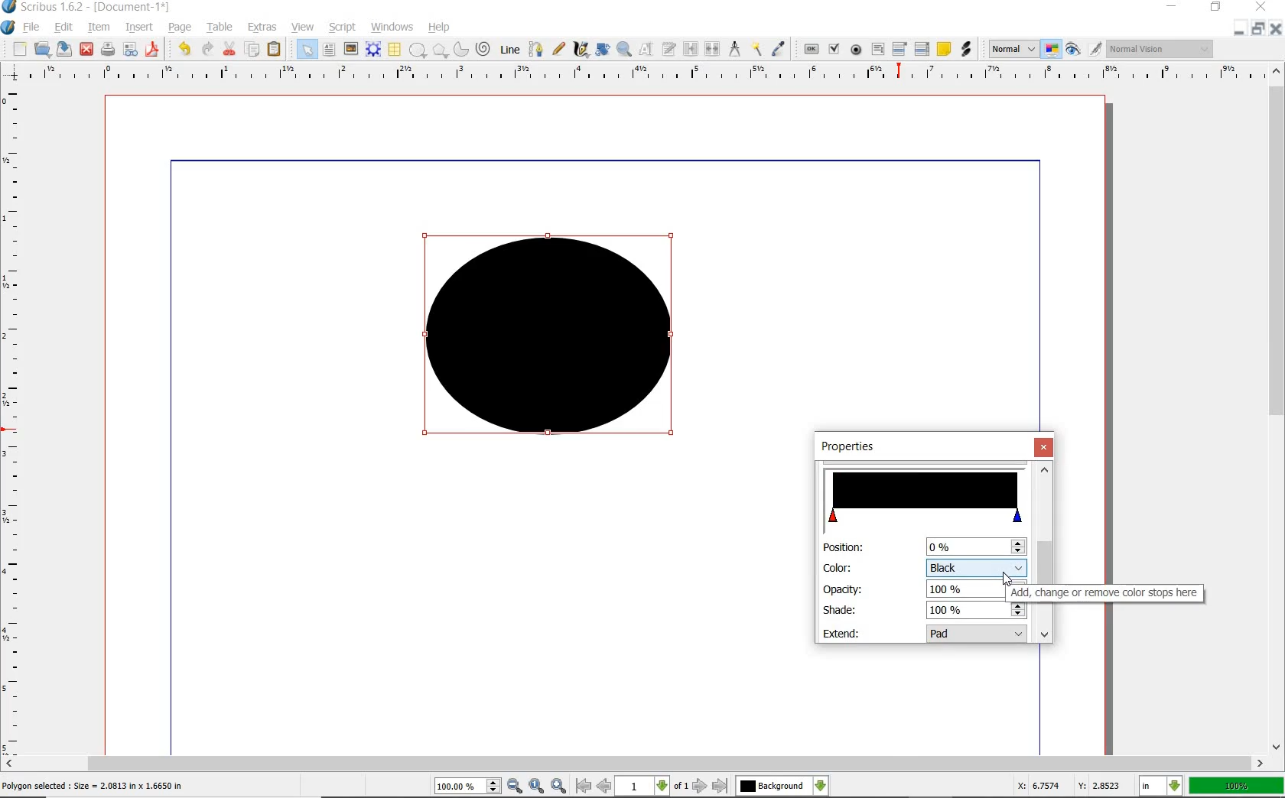 The height and width of the screenshot is (798, 1285). Describe the element at coordinates (559, 47) in the screenshot. I see `FREEHAND LINE` at that location.